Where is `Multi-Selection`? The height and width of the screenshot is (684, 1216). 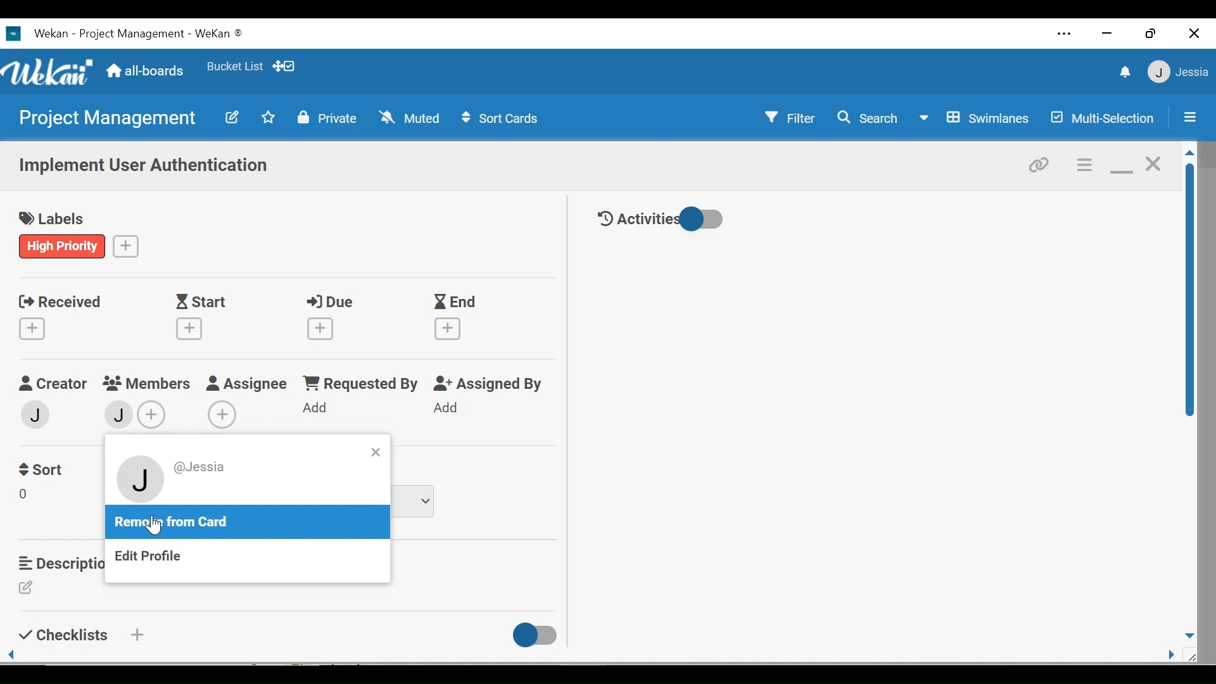 Multi-Selection is located at coordinates (1105, 118).